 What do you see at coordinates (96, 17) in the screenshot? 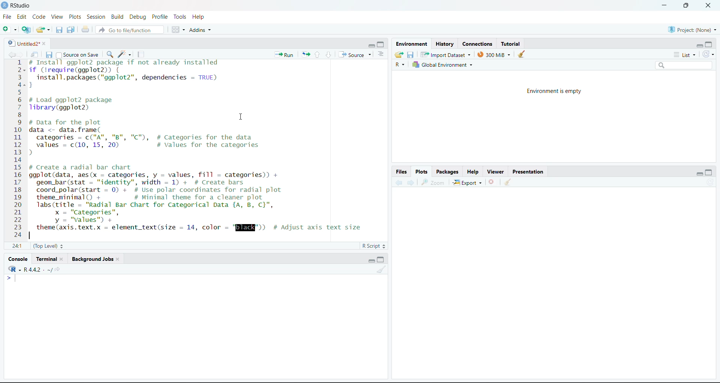
I see `Session` at bounding box center [96, 17].